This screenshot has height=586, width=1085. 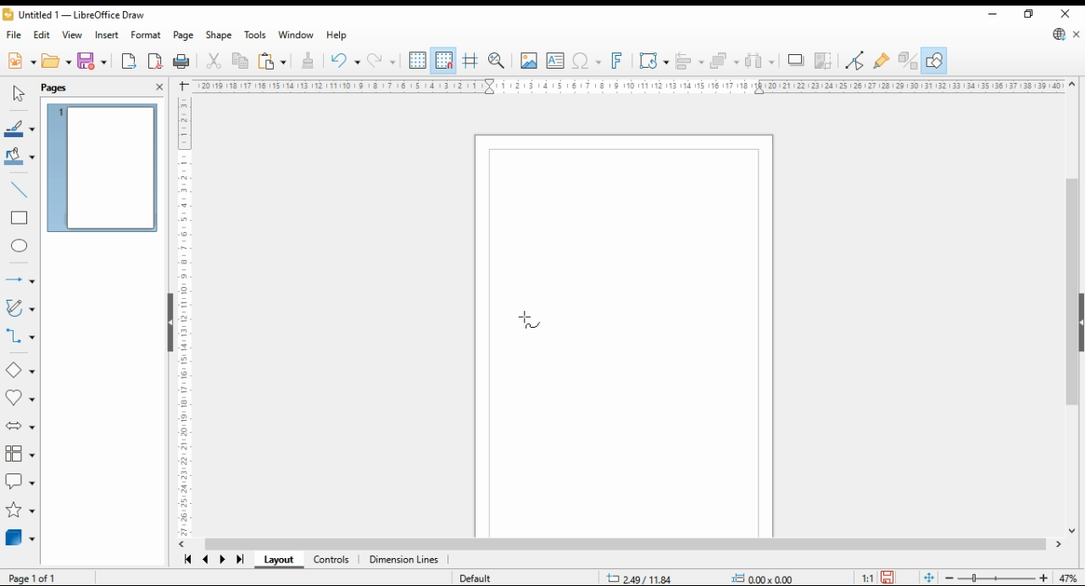 What do you see at coordinates (182, 62) in the screenshot?
I see `print` at bounding box center [182, 62].